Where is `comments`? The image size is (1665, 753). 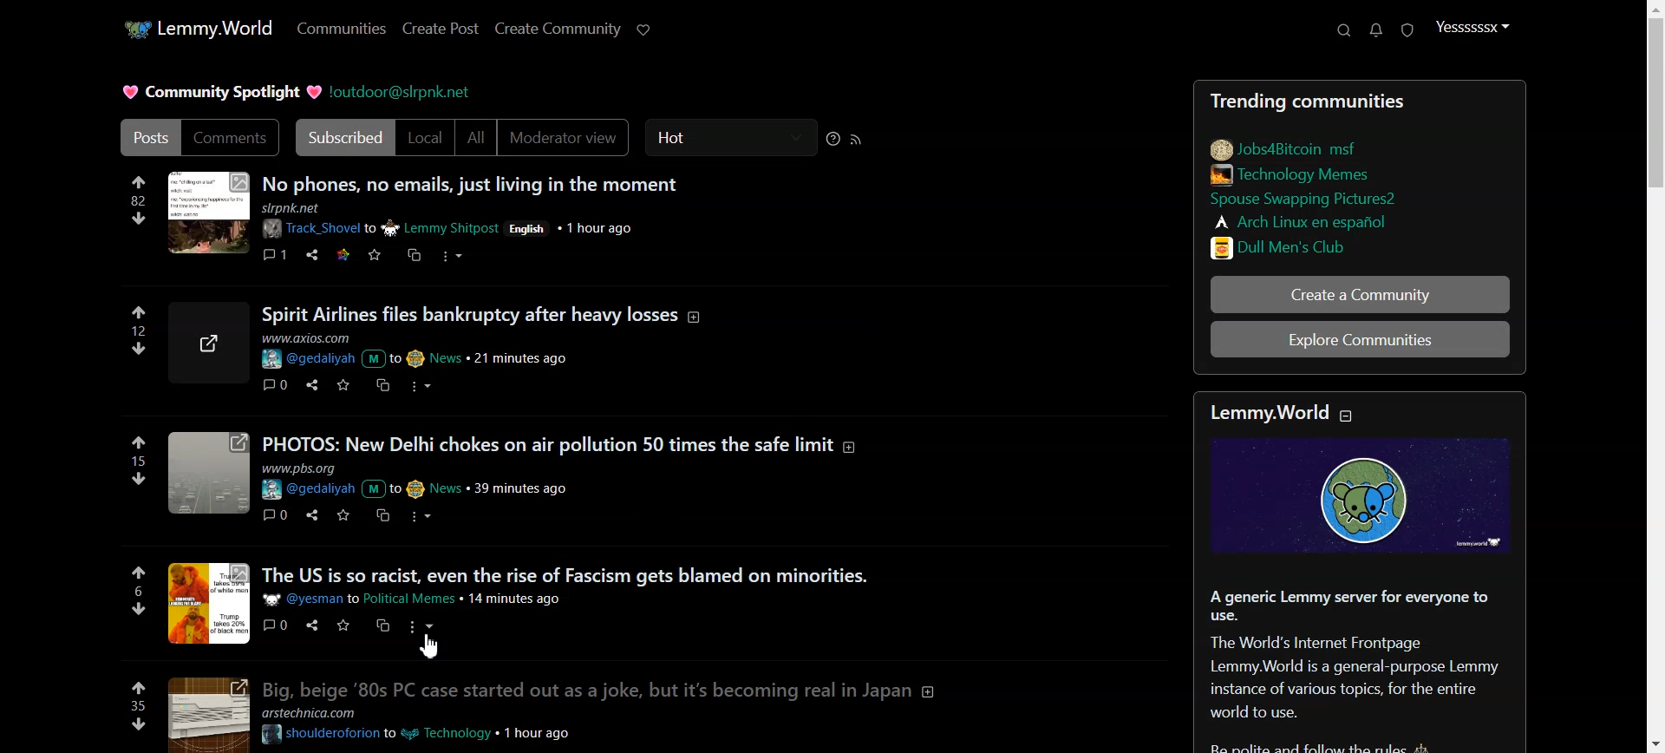 comments is located at coordinates (275, 252).